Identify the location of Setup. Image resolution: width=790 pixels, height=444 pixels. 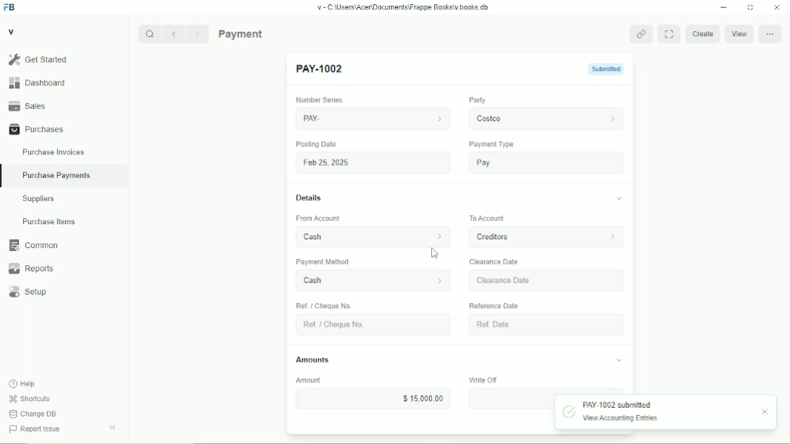
(64, 291).